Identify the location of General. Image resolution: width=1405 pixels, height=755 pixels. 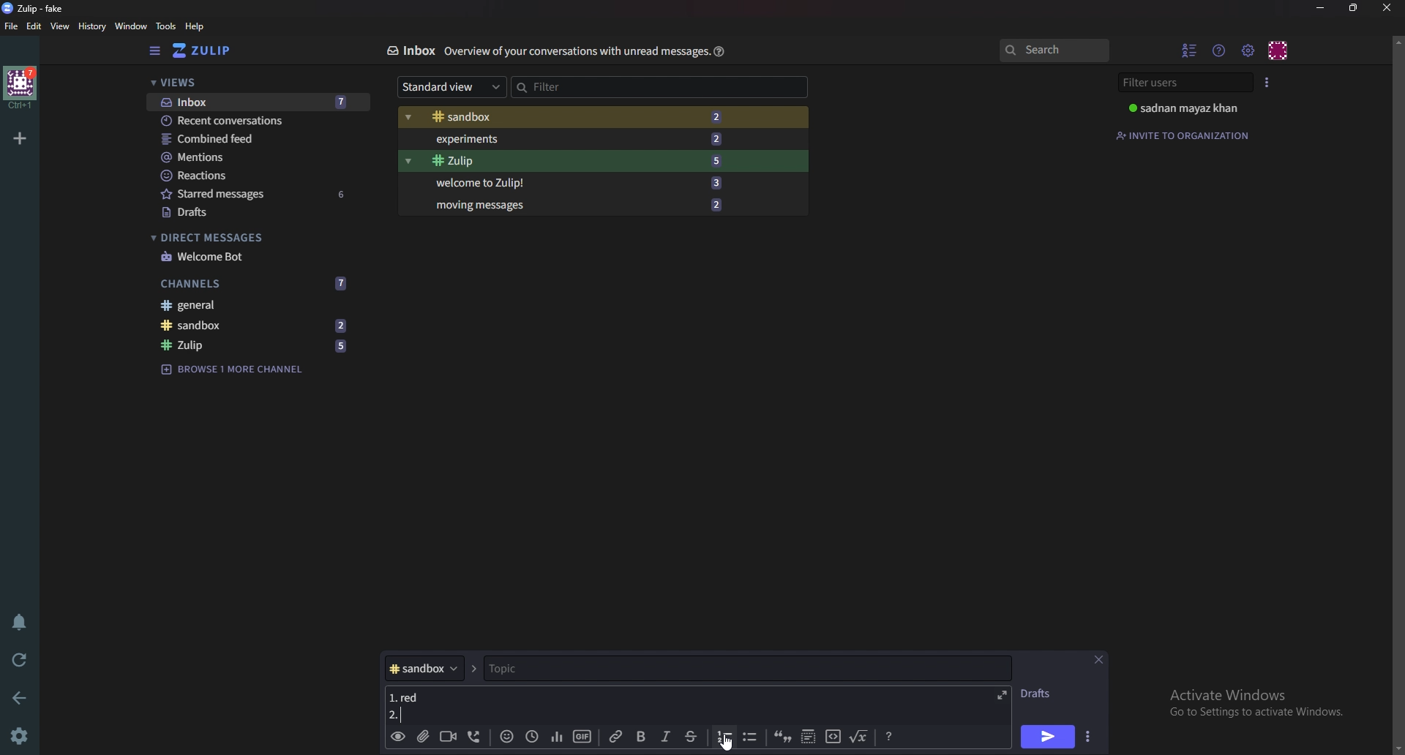
(256, 307).